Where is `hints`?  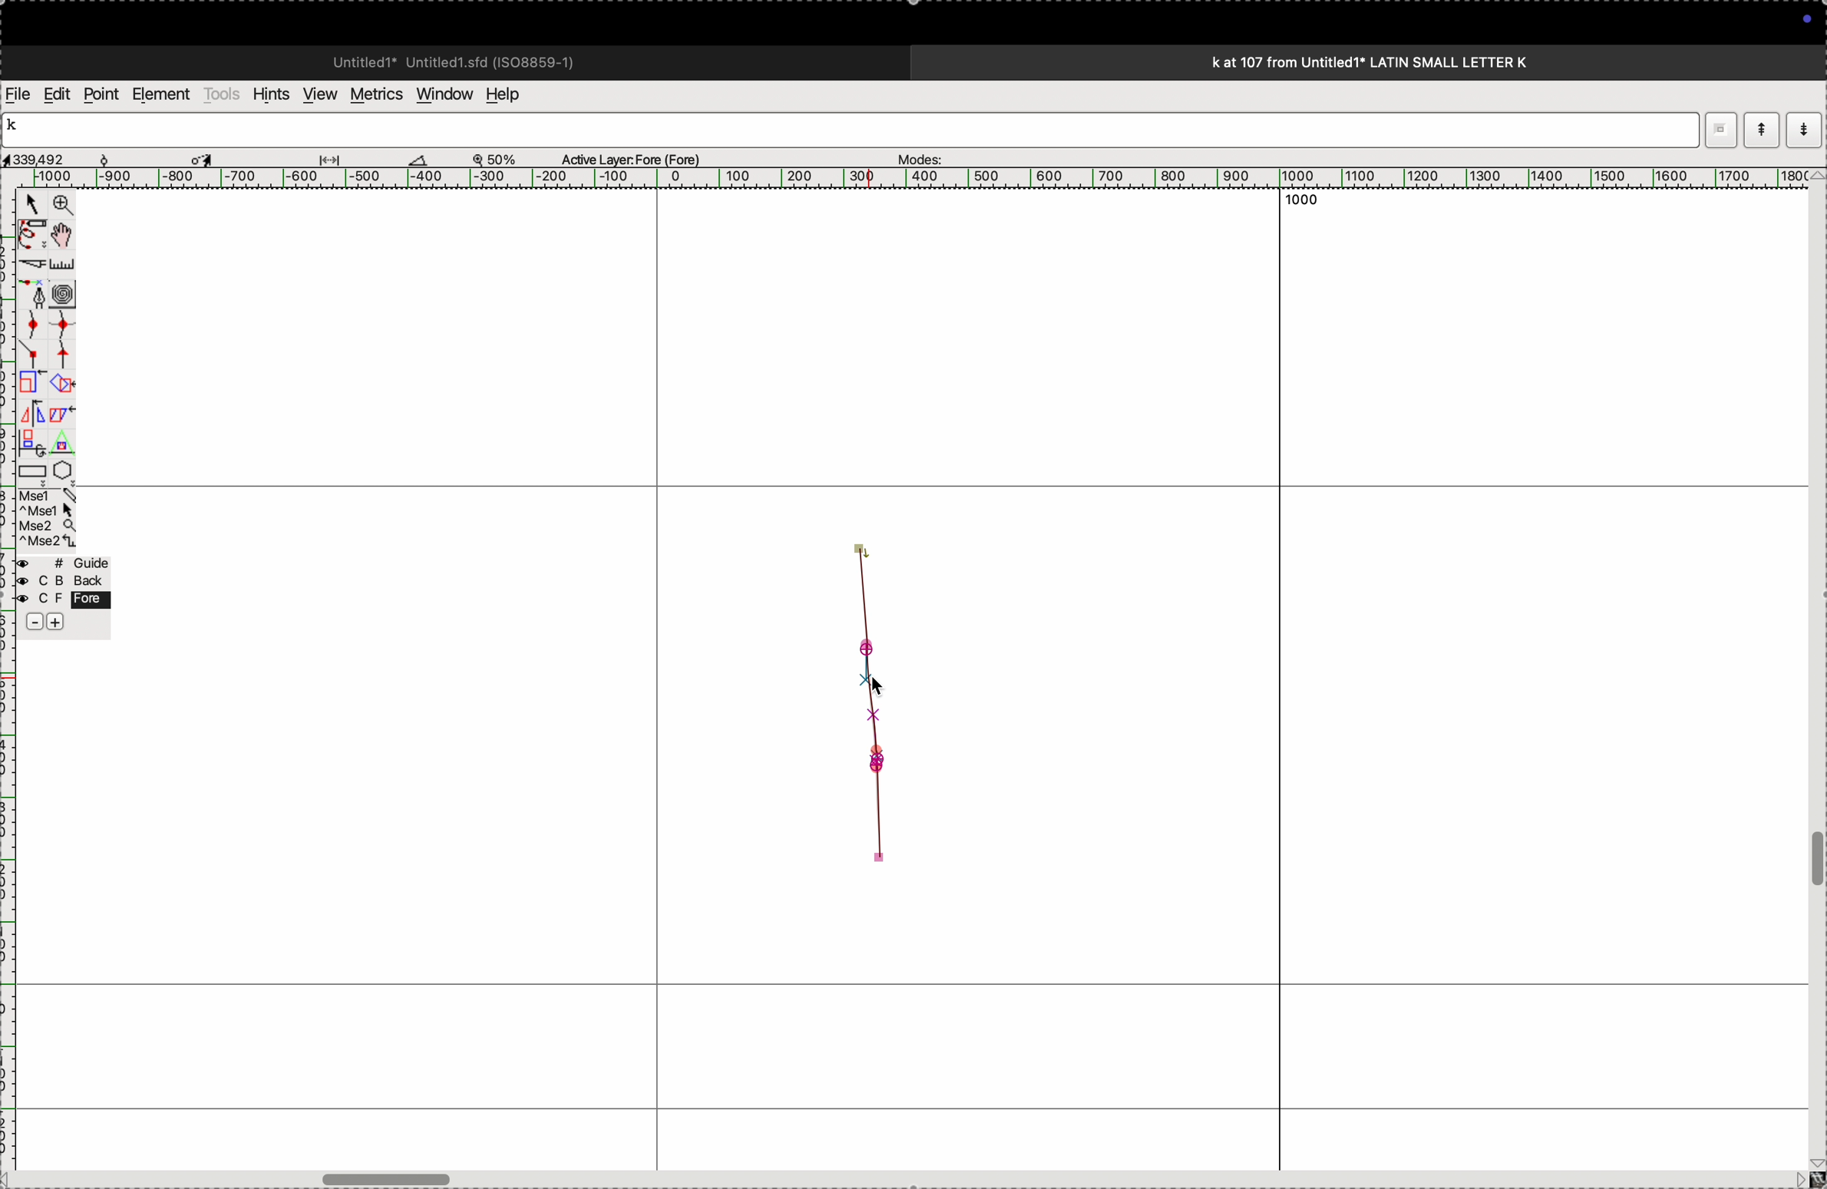 hints is located at coordinates (268, 93).